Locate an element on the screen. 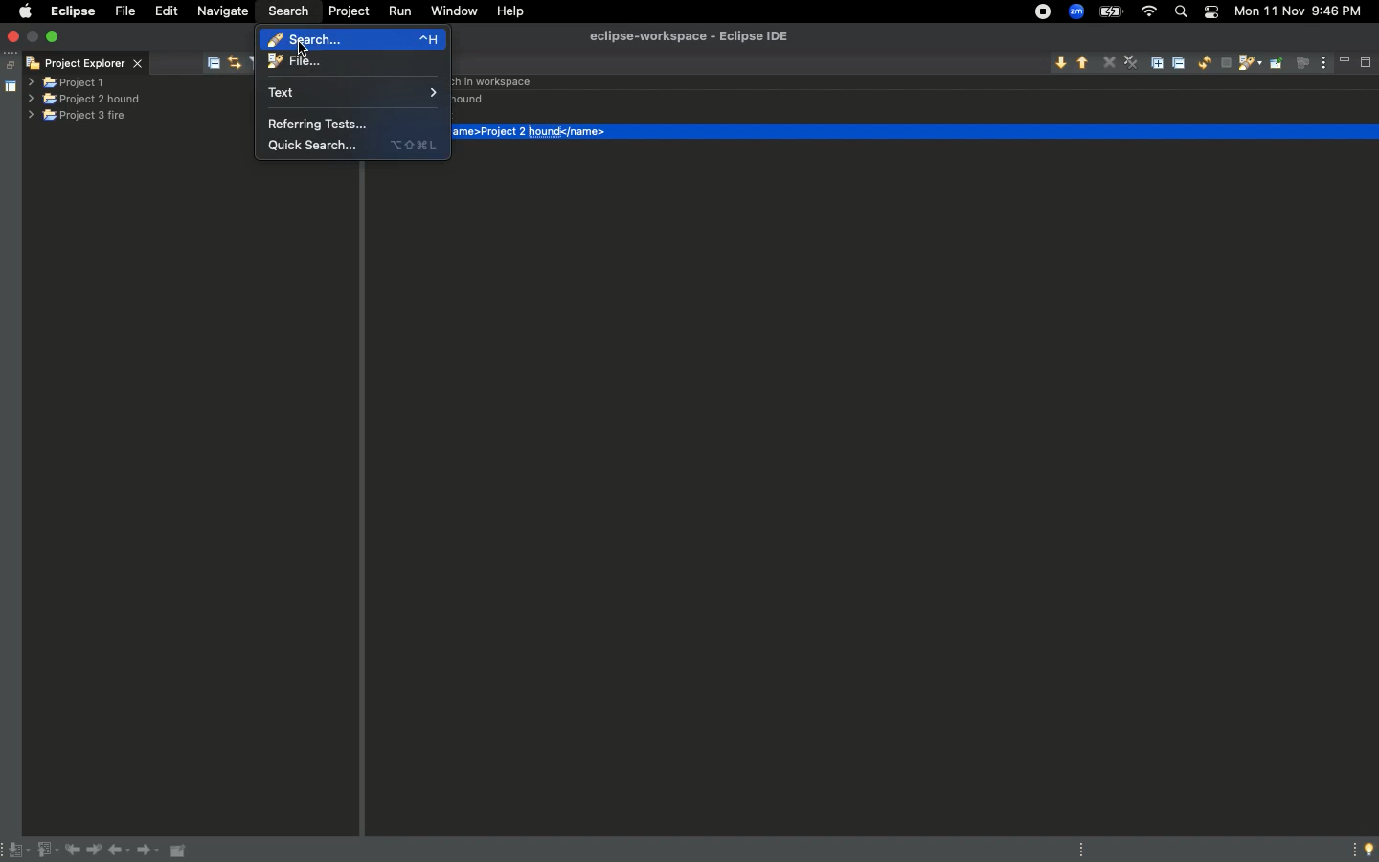 The image size is (1379, 862). Next edit location is located at coordinates (96, 851).